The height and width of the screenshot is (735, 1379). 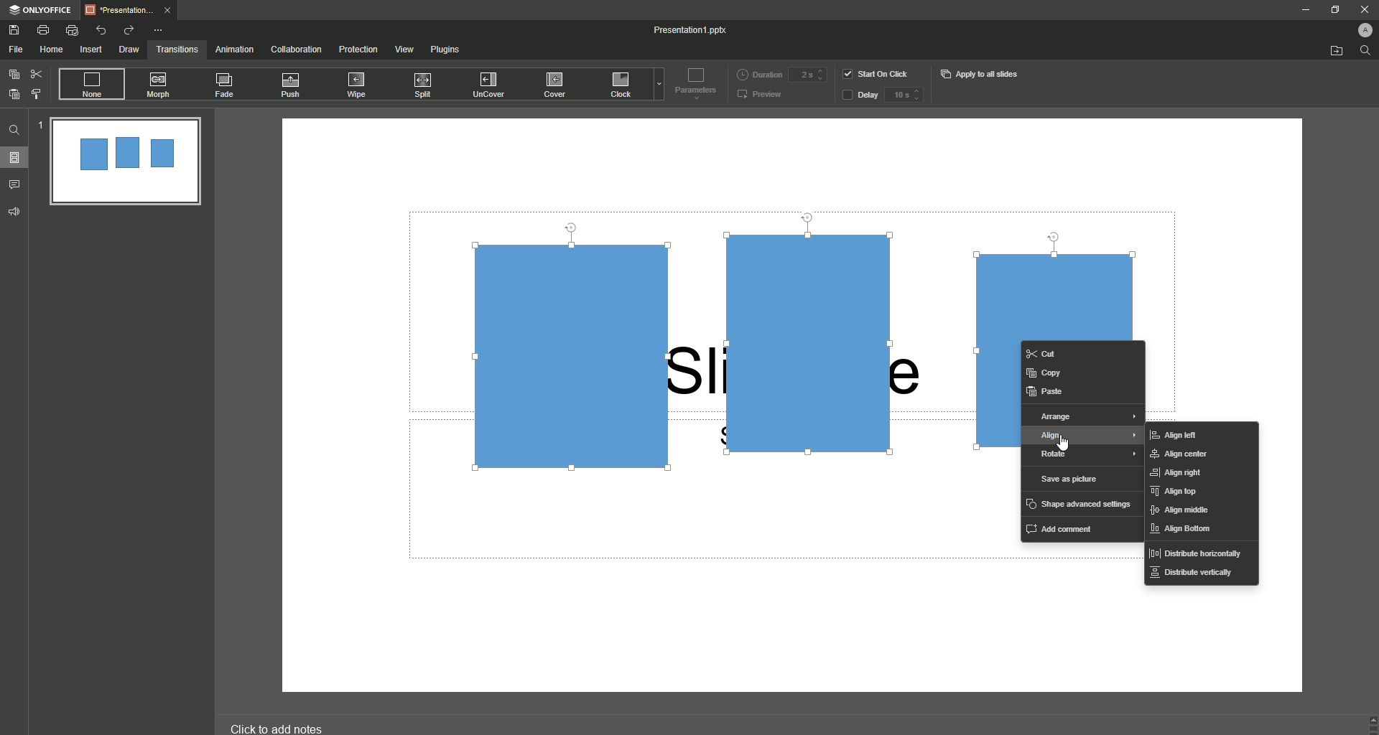 I want to click on Align top, so click(x=1176, y=492).